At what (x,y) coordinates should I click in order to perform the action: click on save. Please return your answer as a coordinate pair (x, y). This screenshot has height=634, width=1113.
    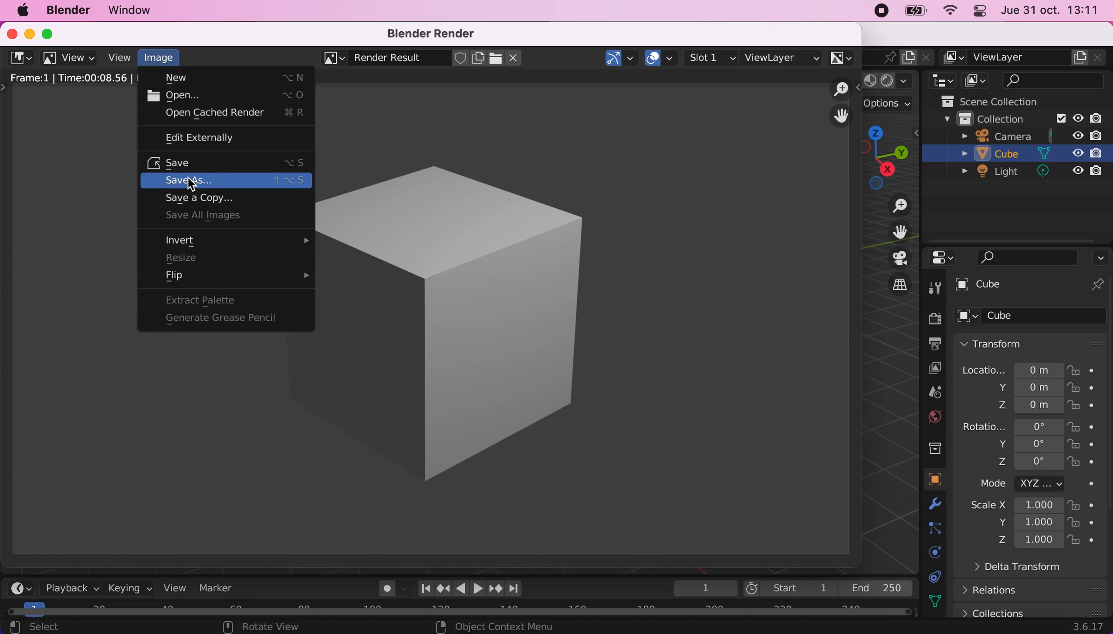
    Looking at the image, I should click on (230, 162).